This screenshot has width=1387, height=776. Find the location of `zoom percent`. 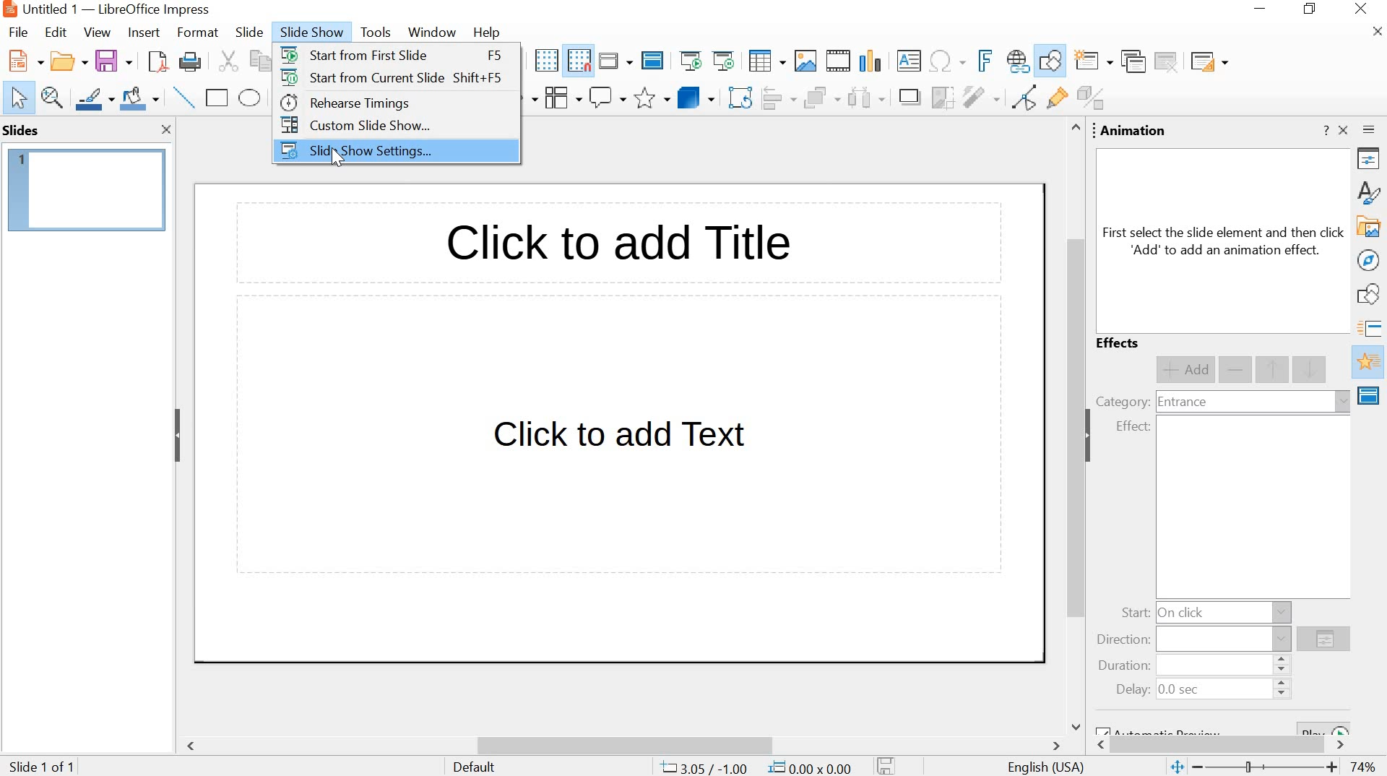

zoom percent is located at coordinates (1362, 767).